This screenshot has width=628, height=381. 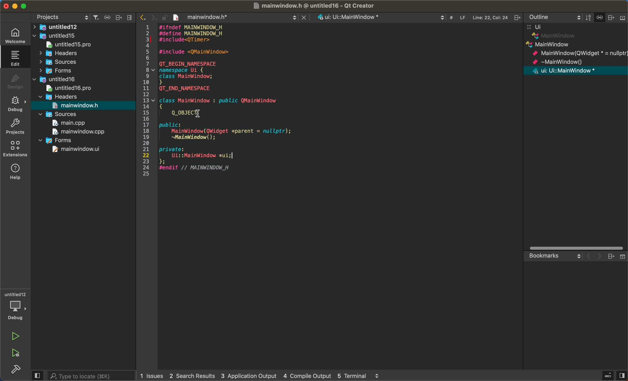 I want to click on new file name, so click(x=208, y=16).